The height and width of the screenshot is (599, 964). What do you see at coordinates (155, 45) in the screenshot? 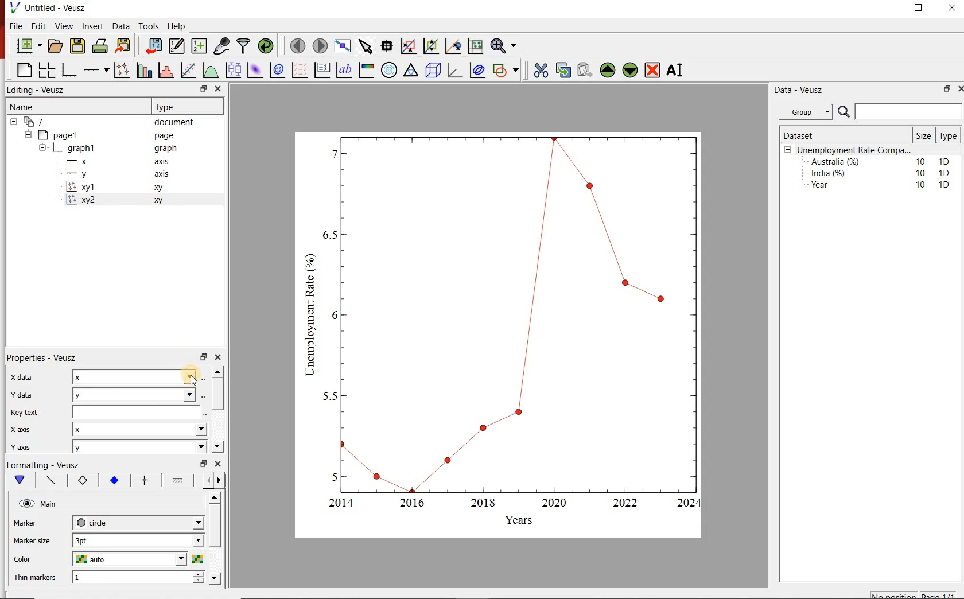
I see `import document` at bounding box center [155, 45].